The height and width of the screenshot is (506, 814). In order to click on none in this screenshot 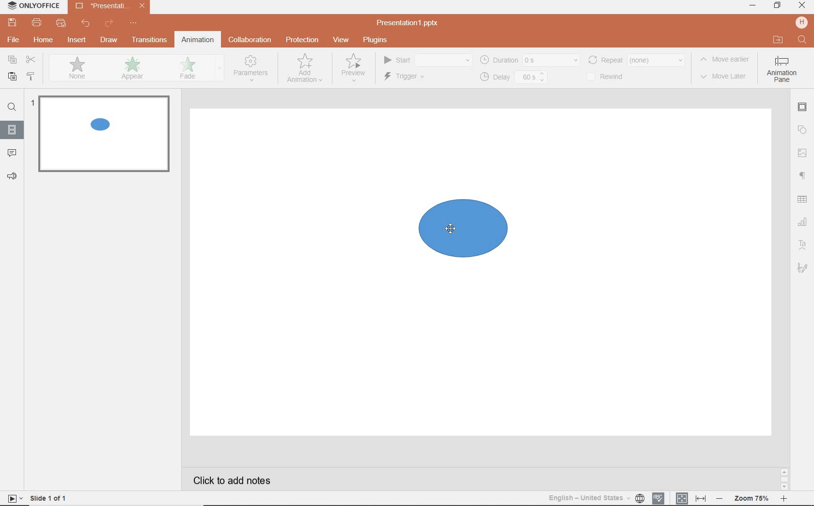, I will do `click(79, 70)`.